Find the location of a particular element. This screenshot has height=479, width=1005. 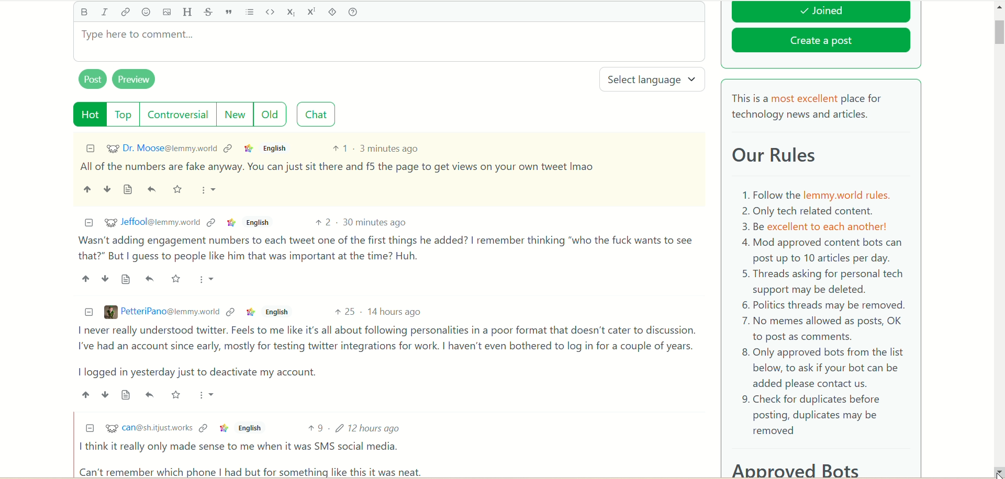

type comment is located at coordinates (389, 42).